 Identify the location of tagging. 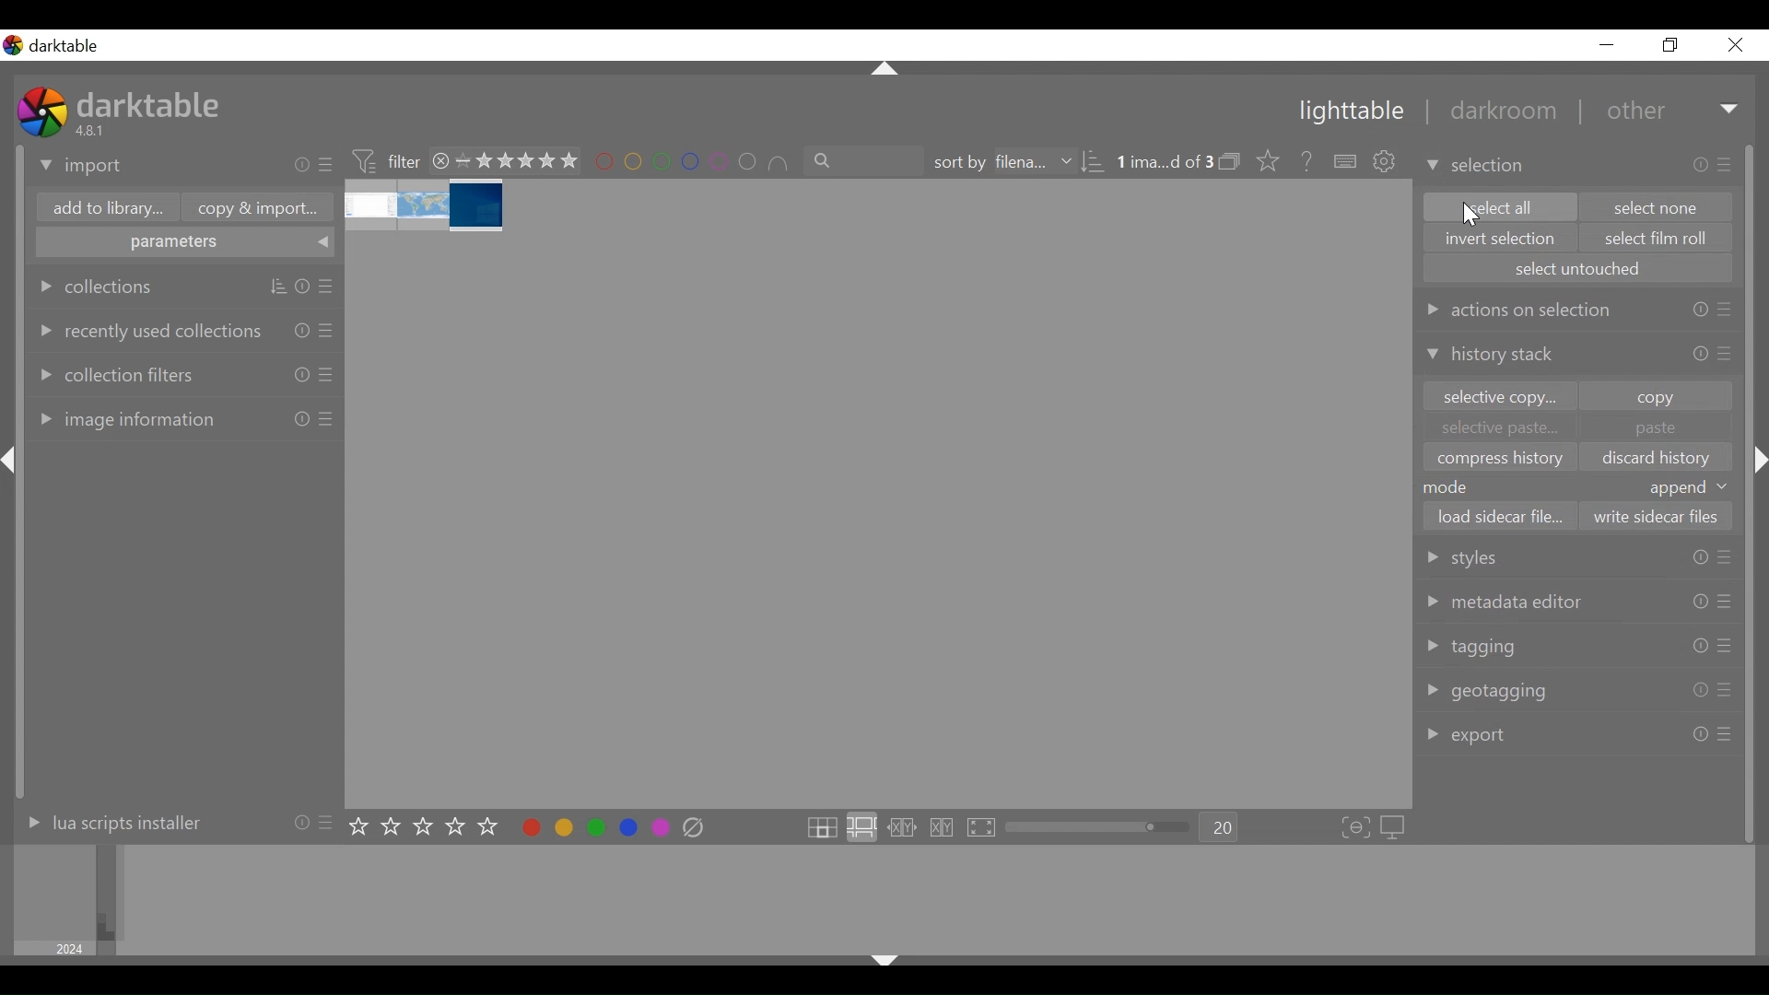
(1471, 647).